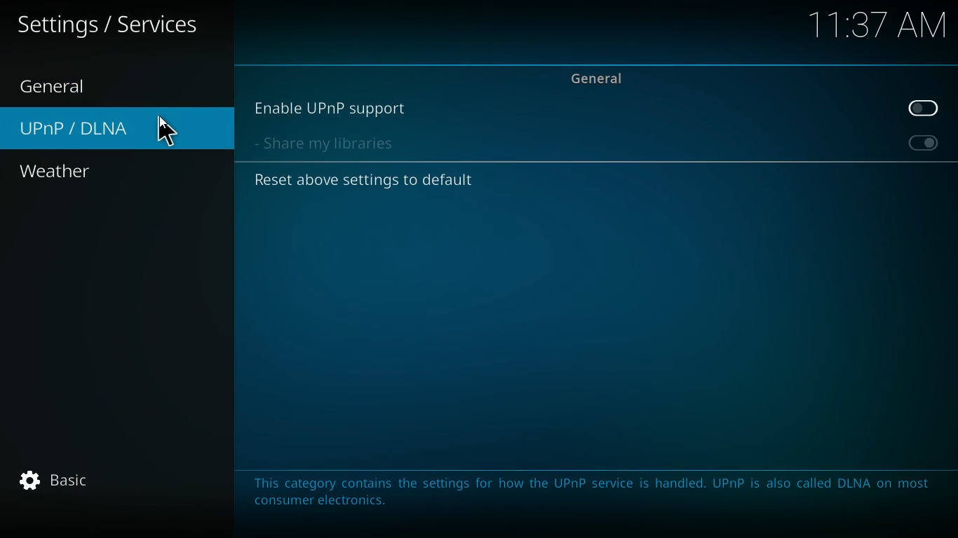 This screenshot has width=958, height=538. What do you see at coordinates (71, 85) in the screenshot?
I see `general` at bounding box center [71, 85].